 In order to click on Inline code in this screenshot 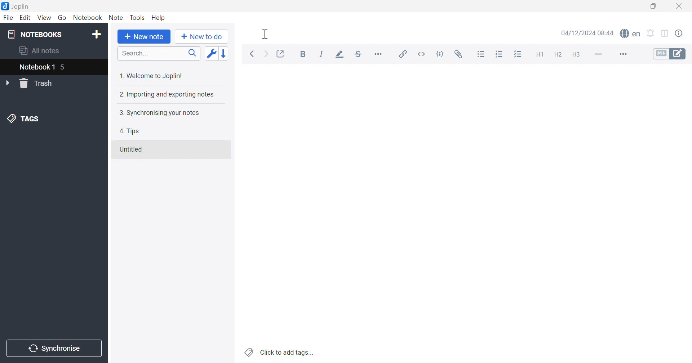, I will do `click(422, 54)`.